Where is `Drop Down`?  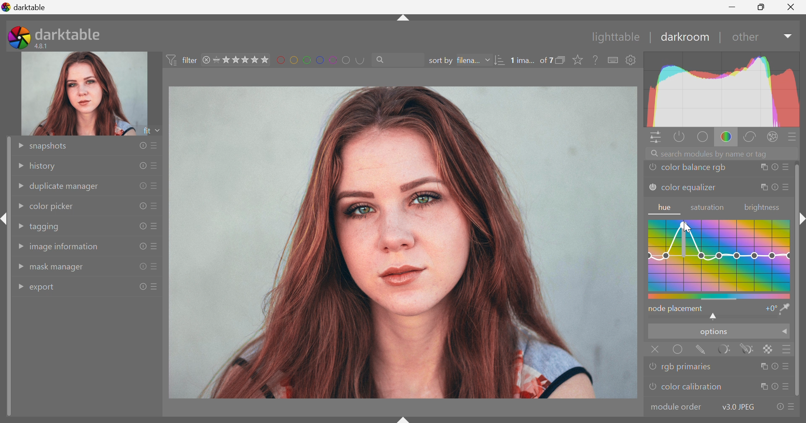 Drop Down is located at coordinates (787, 37).